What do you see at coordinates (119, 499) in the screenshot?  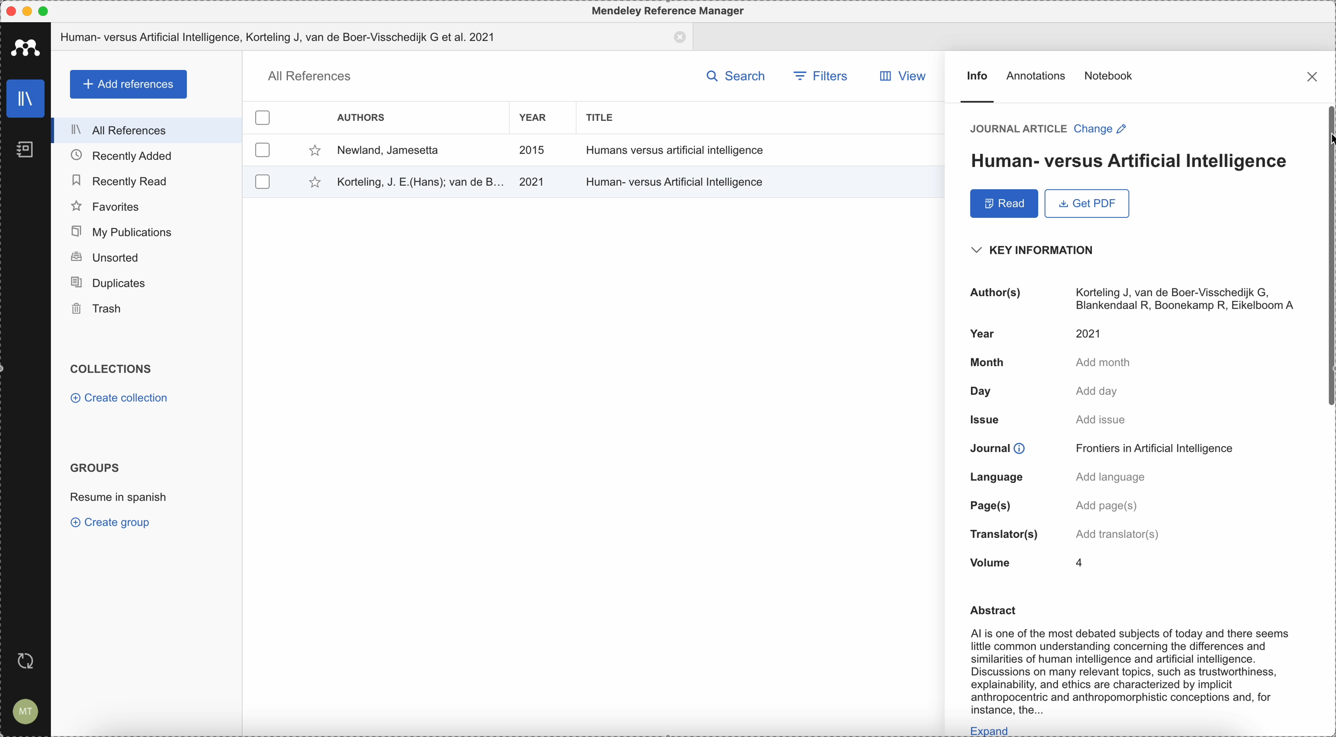 I see `resume in spanish group` at bounding box center [119, 499].